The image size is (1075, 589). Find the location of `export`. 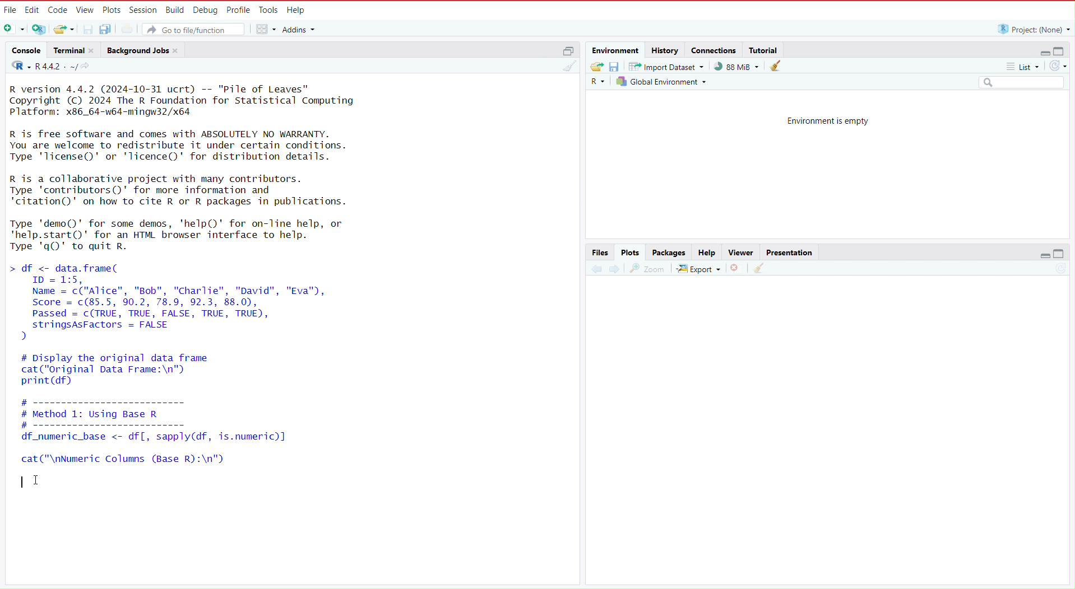

export is located at coordinates (699, 268).